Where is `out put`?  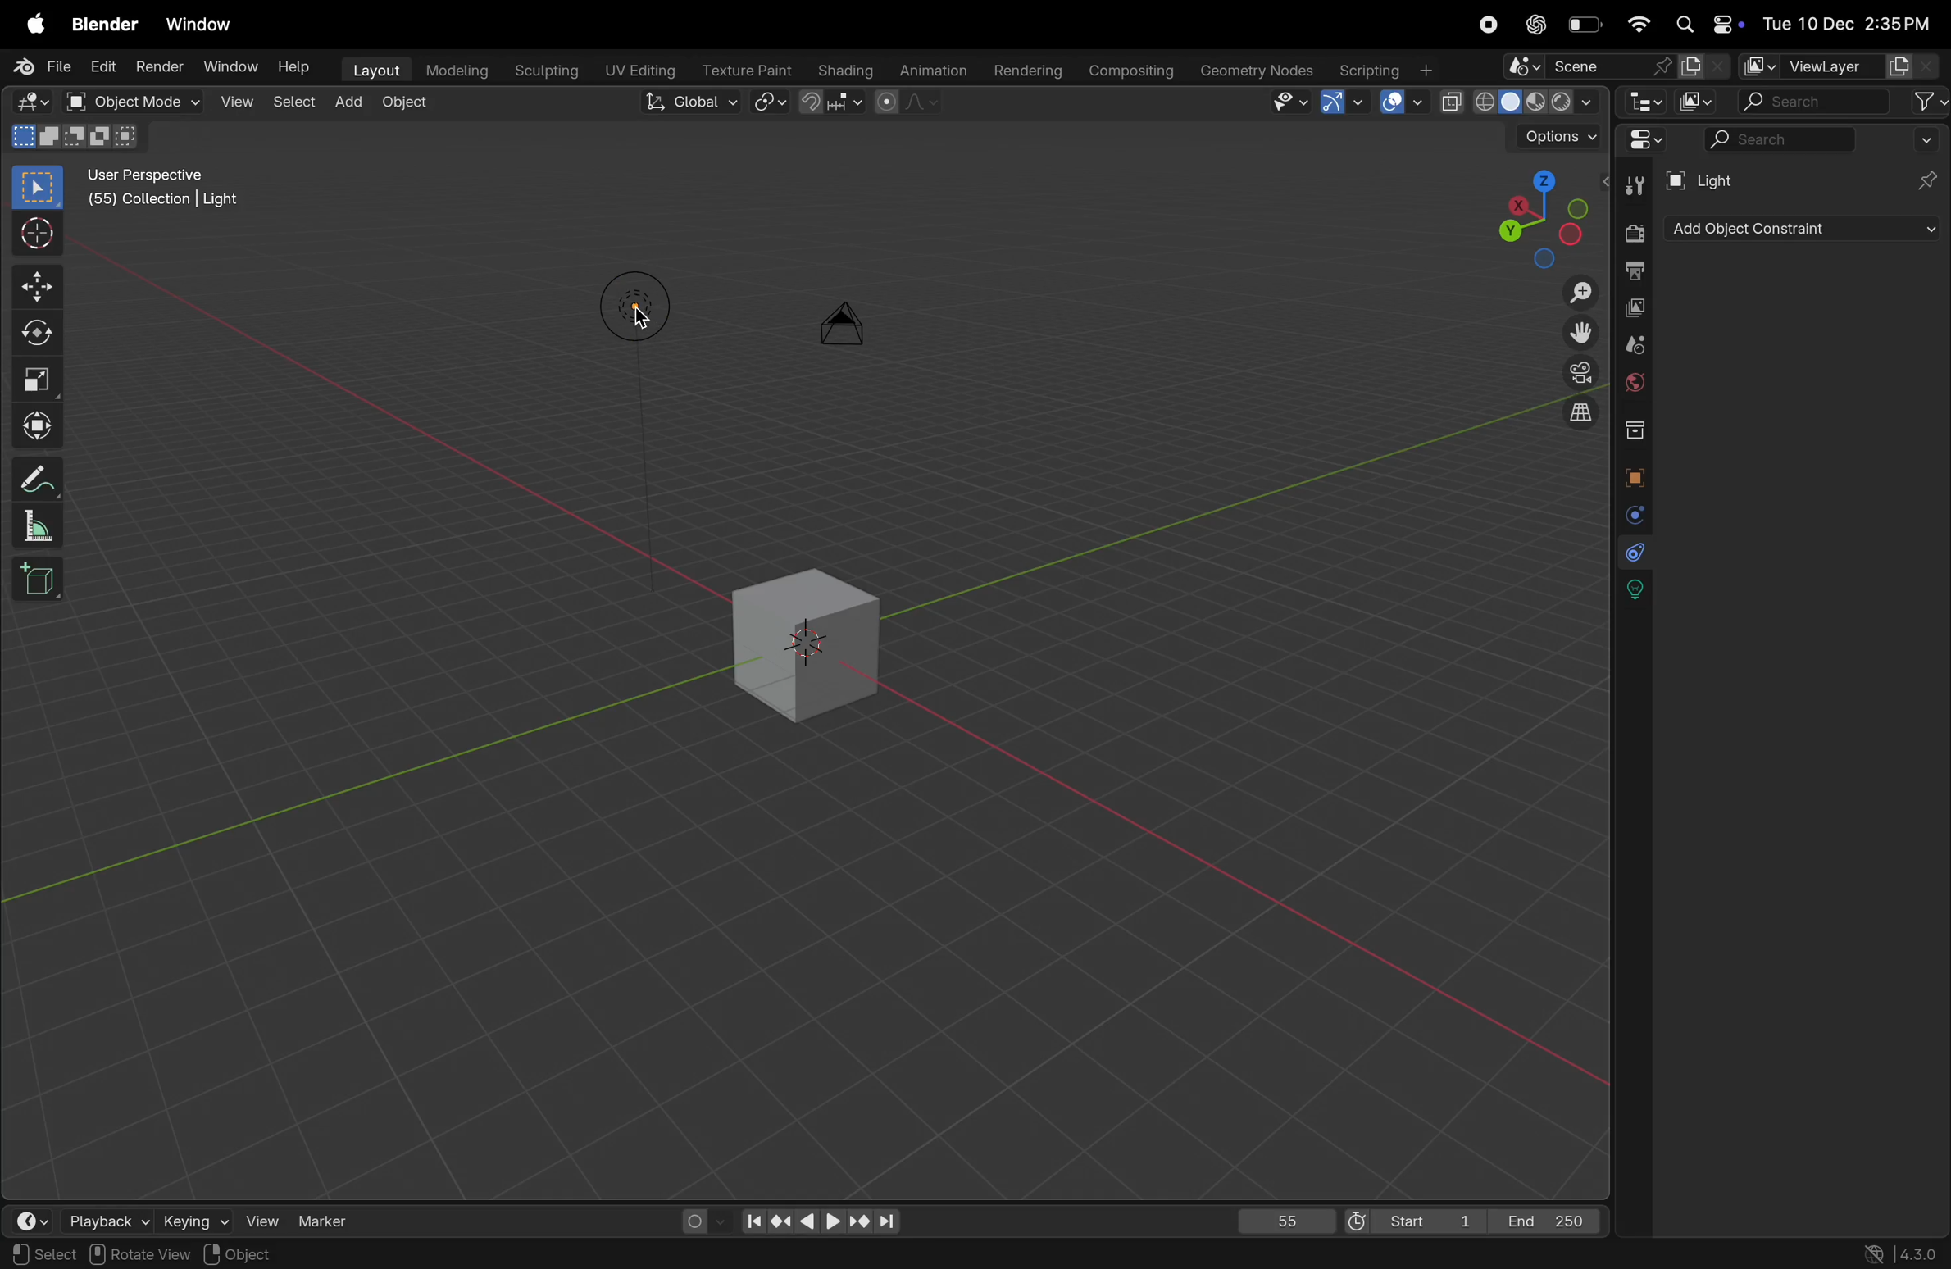
out put is located at coordinates (1635, 269).